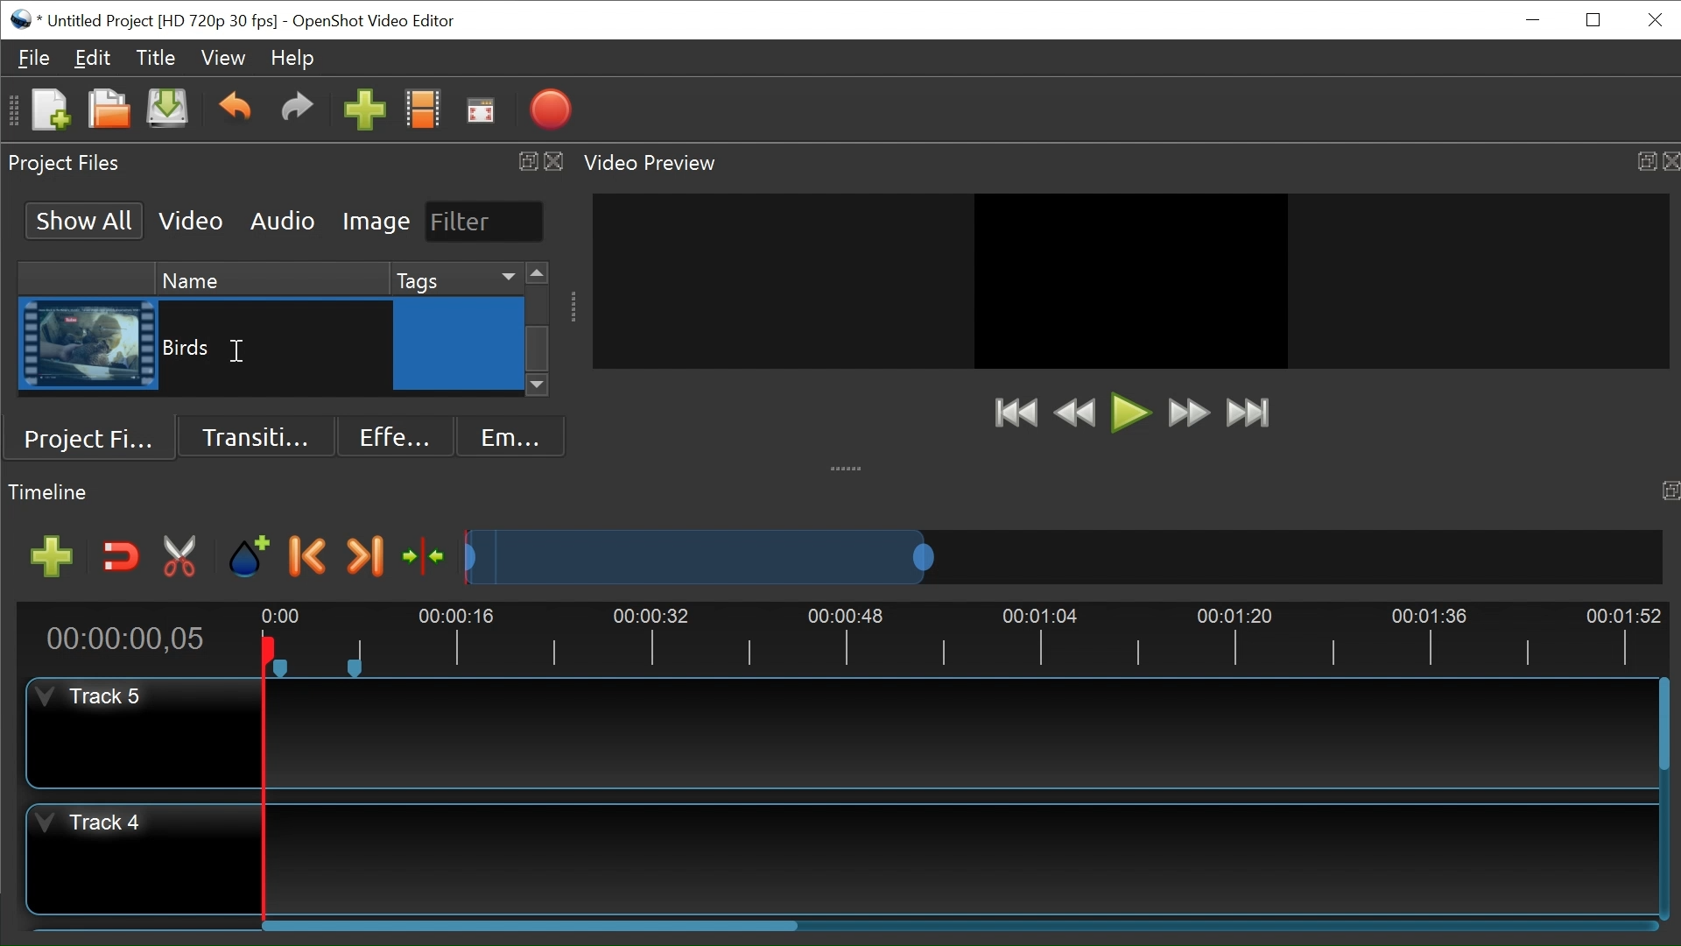  I want to click on Track Header, so click(95, 697).